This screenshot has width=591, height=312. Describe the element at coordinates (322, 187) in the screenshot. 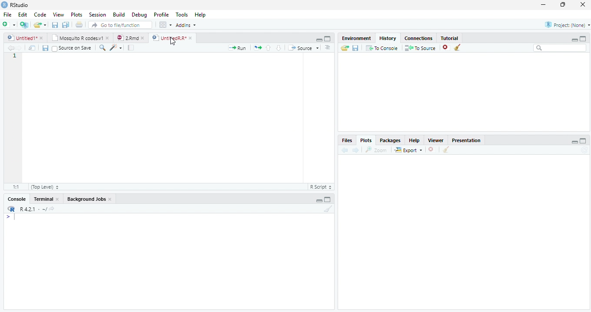

I see `R Script` at that location.